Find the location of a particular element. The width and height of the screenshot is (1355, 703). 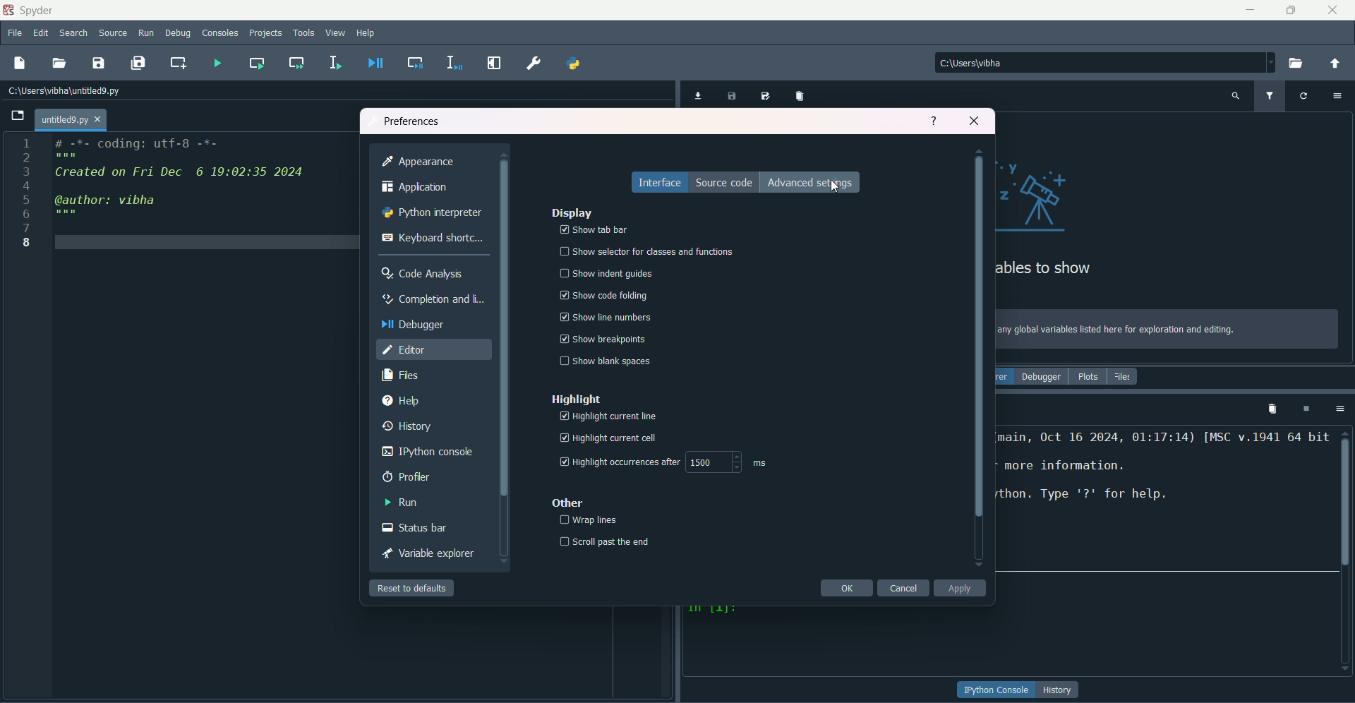

highlight is located at coordinates (577, 399).